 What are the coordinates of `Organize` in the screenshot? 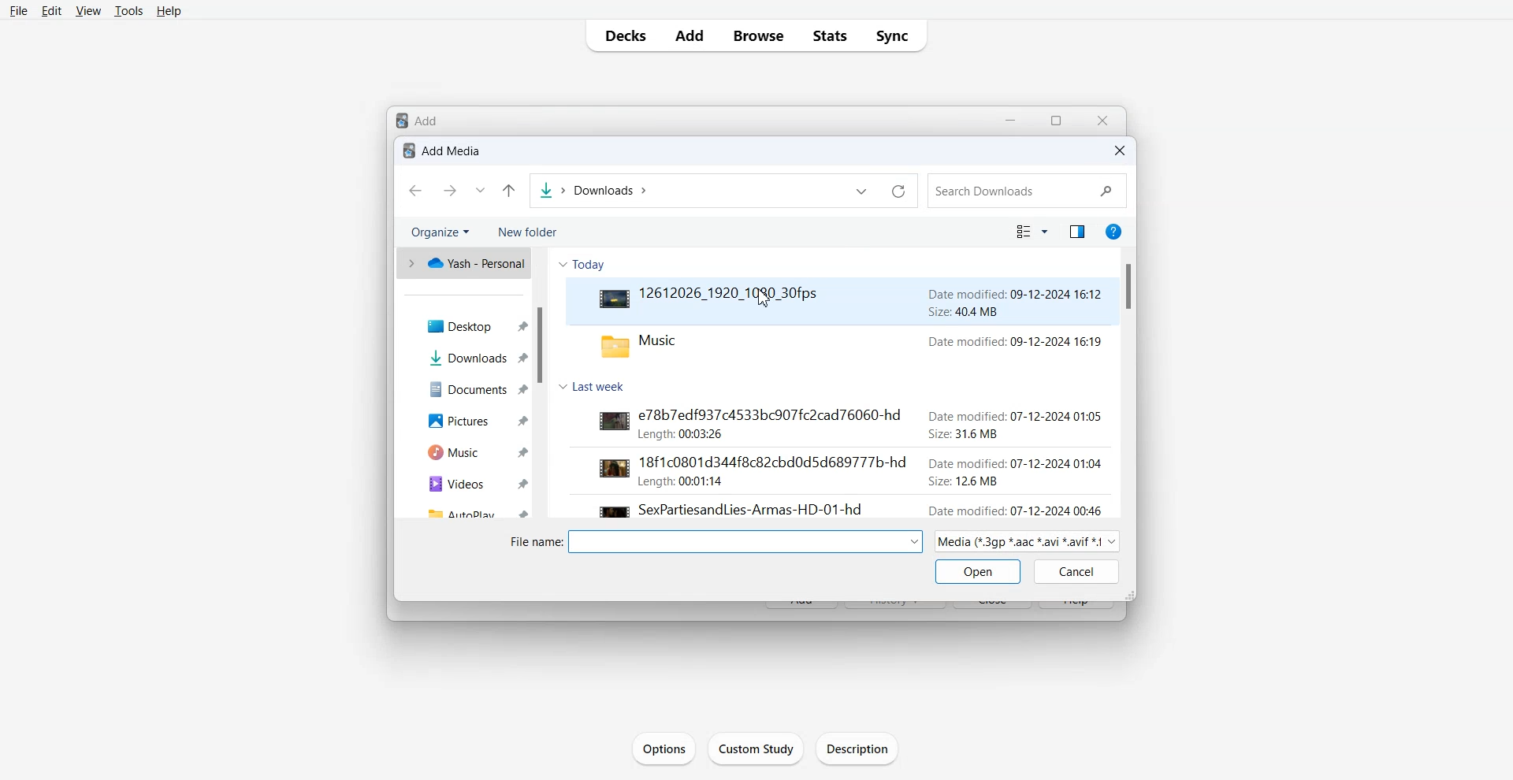 It's located at (435, 232).